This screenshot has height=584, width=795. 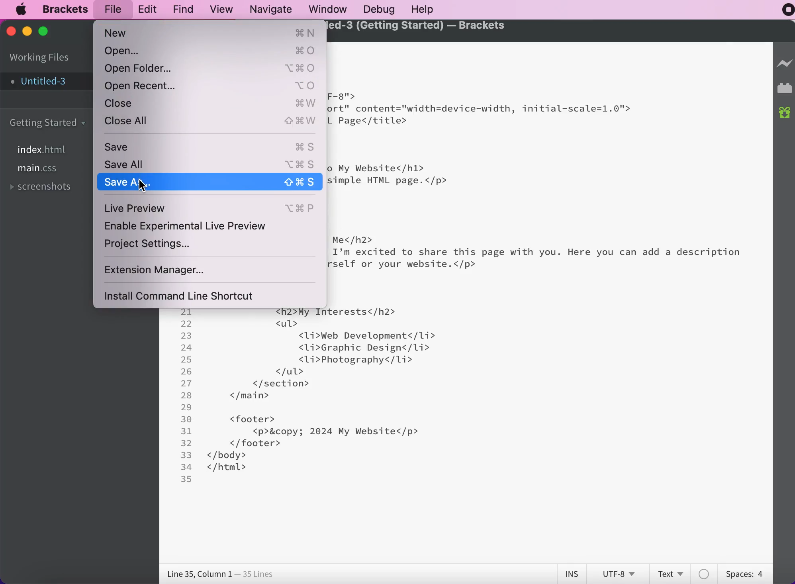 I want to click on close all, so click(x=213, y=122).